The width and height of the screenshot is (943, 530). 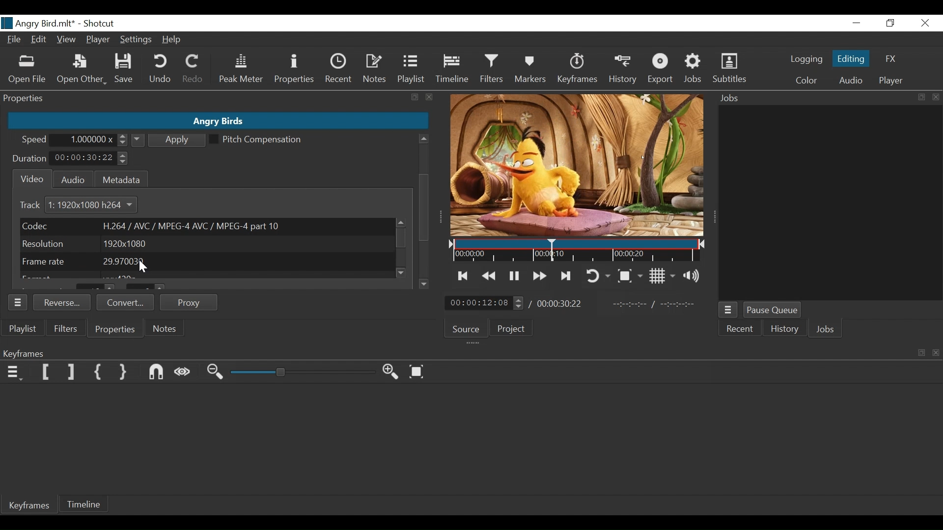 I want to click on Toggle play or pause (space), so click(x=514, y=275).